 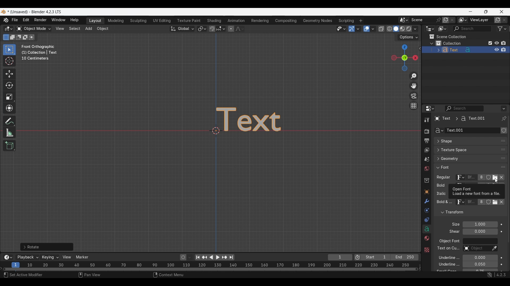 What do you see at coordinates (503, 218) in the screenshot?
I see `Change order in the list` at bounding box center [503, 218].